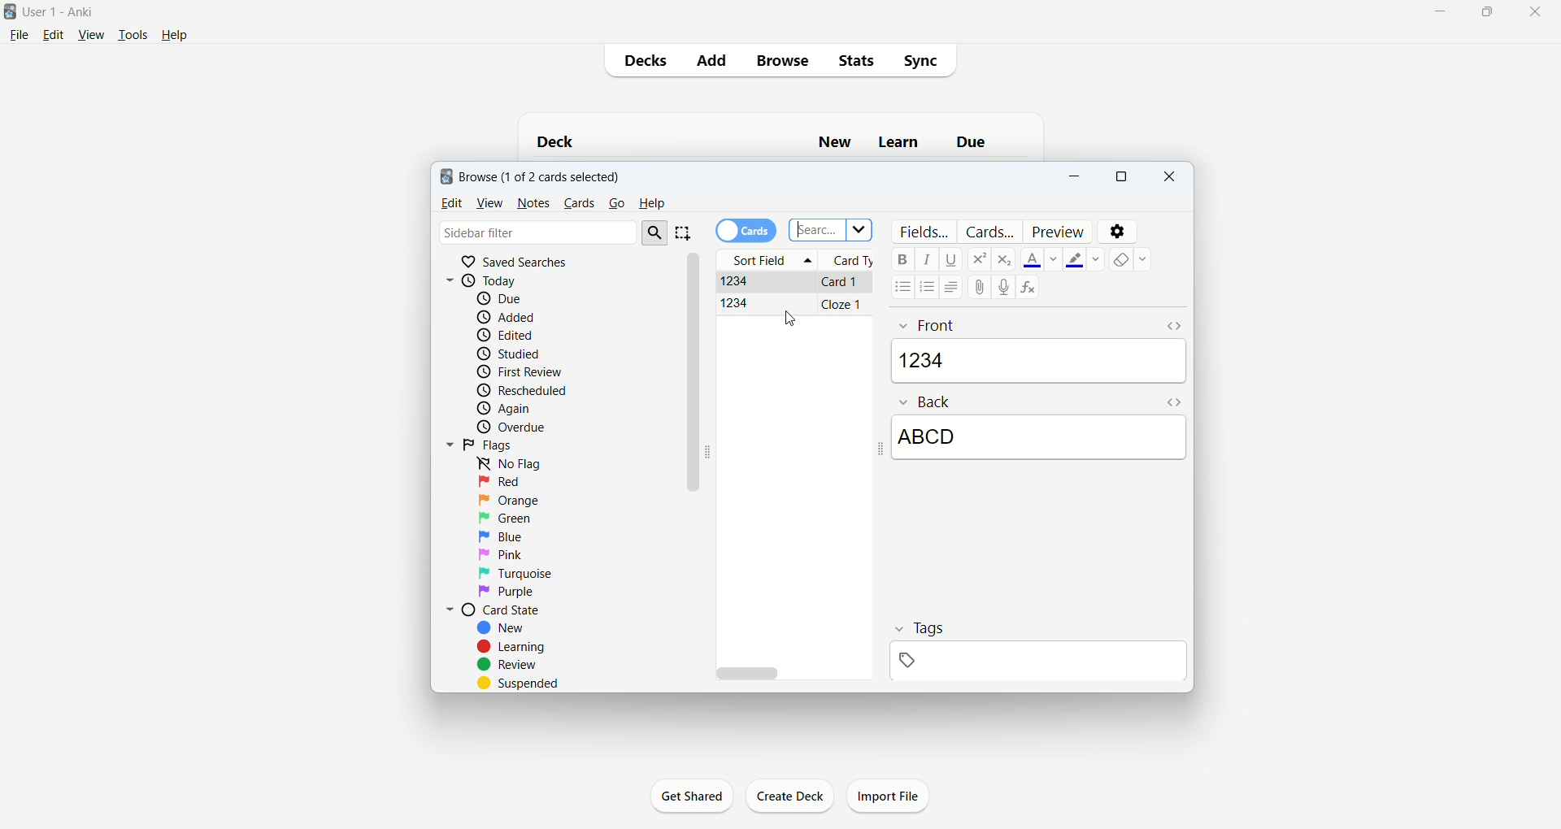 This screenshot has height=829, width=1561. I want to click on close, so click(1537, 11).